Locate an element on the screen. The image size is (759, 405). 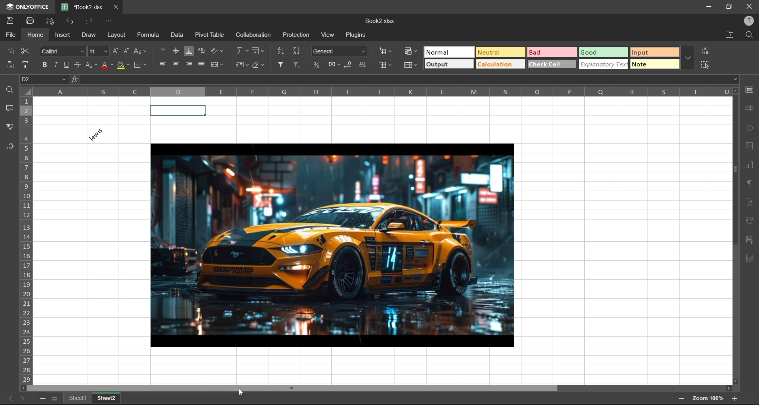
zoom factor is located at coordinates (708, 399).